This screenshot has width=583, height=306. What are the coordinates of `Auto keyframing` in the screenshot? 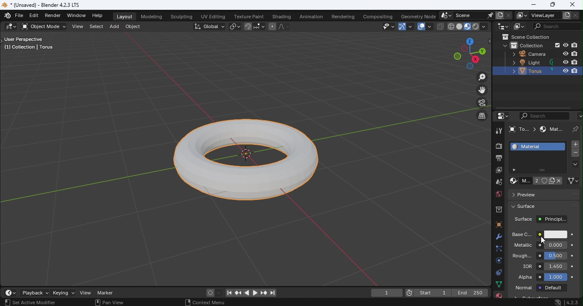 It's located at (213, 292).